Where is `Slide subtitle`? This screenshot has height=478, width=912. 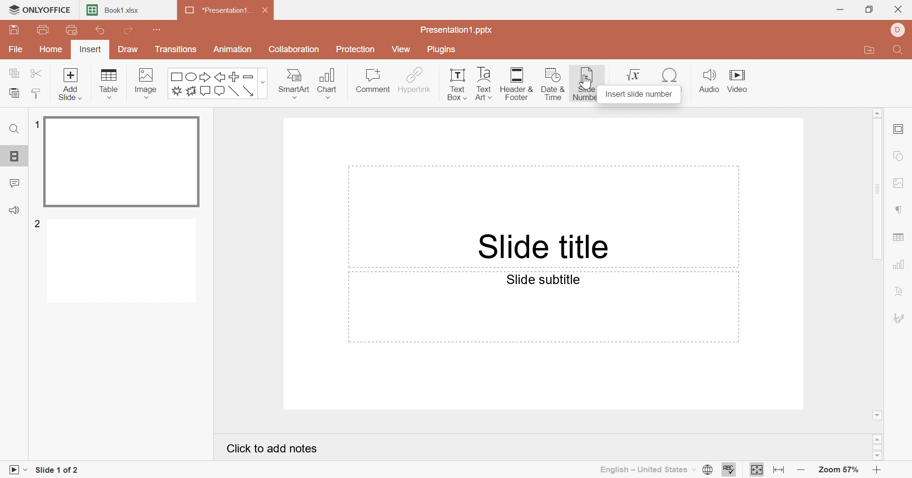 Slide subtitle is located at coordinates (543, 280).